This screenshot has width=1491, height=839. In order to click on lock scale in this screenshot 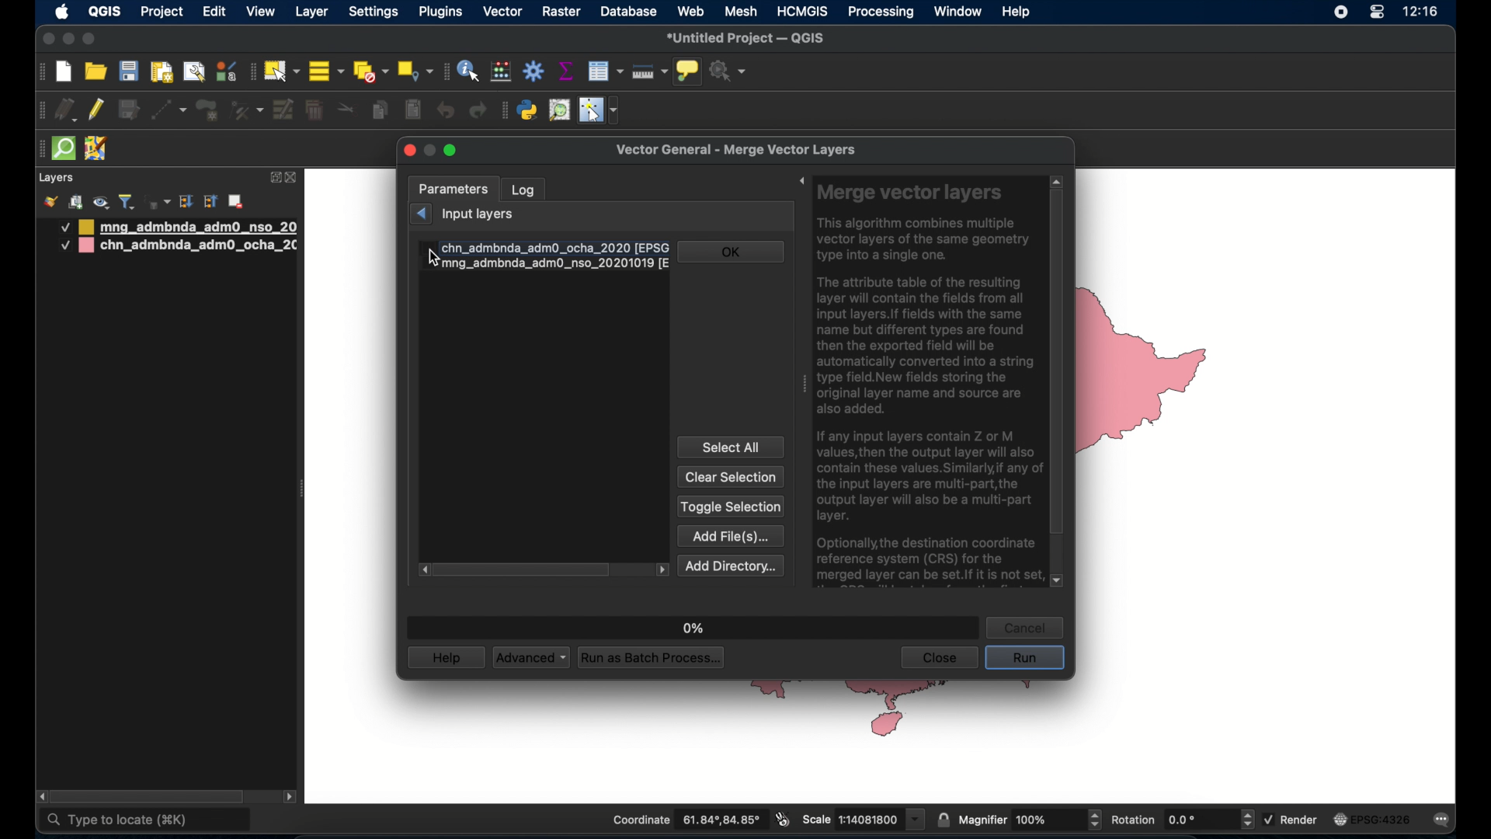, I will do `click(943, 818)`.